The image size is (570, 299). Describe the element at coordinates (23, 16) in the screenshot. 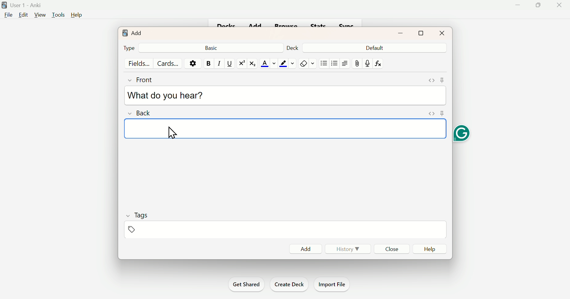

I see `Edit` at that location.